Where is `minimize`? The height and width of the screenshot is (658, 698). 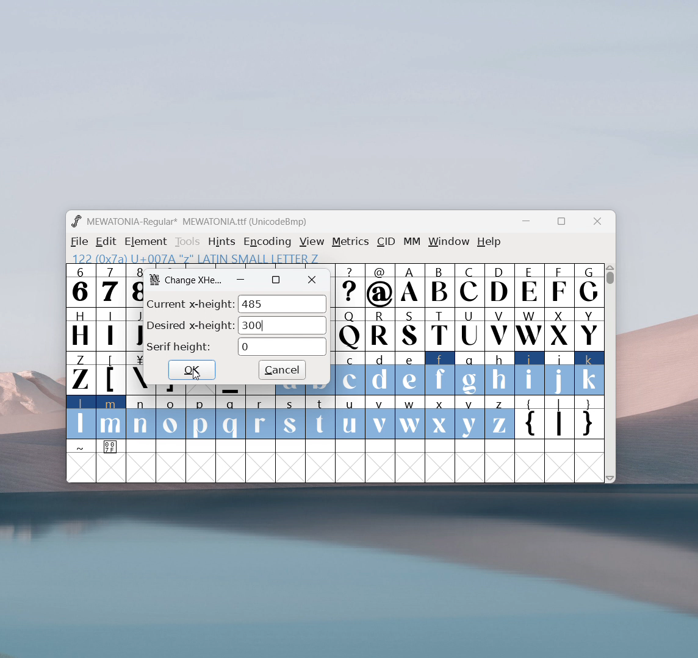 minimize is located at coordinates (241, 280).